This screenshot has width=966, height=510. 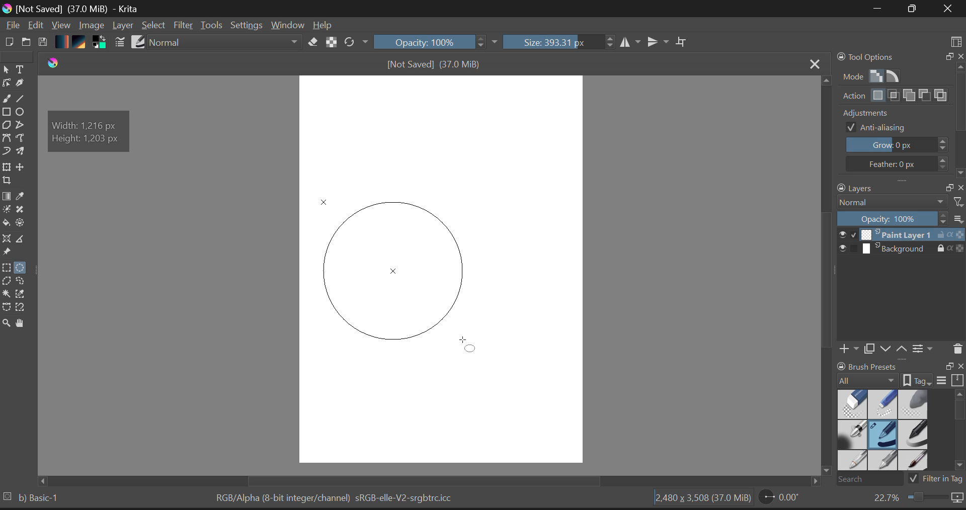 What do you see at coordinates (22, 127) in the screenshot?
I see `Polyline` at bounding box center [22, 127].